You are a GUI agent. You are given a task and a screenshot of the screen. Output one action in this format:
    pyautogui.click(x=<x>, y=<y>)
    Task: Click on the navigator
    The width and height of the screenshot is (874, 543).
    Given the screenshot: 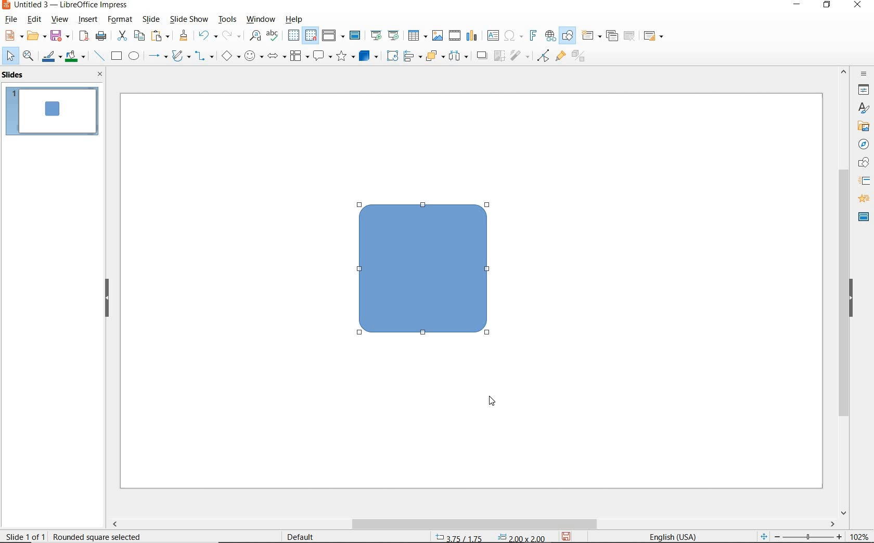 What is the action you would take?
    pyautogui.click(x=862, y=144)
    